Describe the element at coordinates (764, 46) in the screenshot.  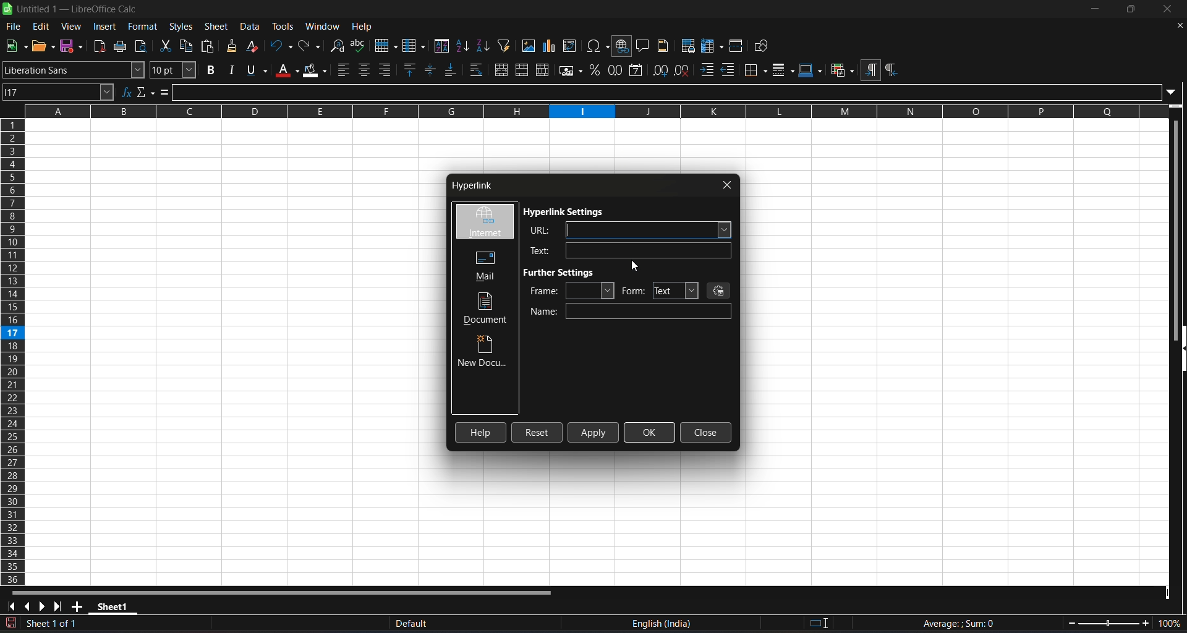
I see `show draw functions` at that location.